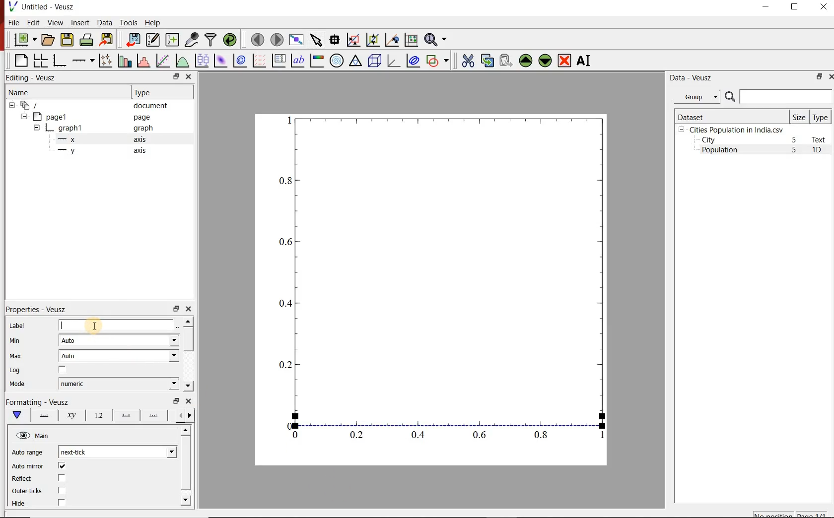 The width and height of the screenshot is (834, 518). What do you see at coordinates (486, 60) in the screenshot?
I see `copy the selected widget` at bounding box center [486, 60].